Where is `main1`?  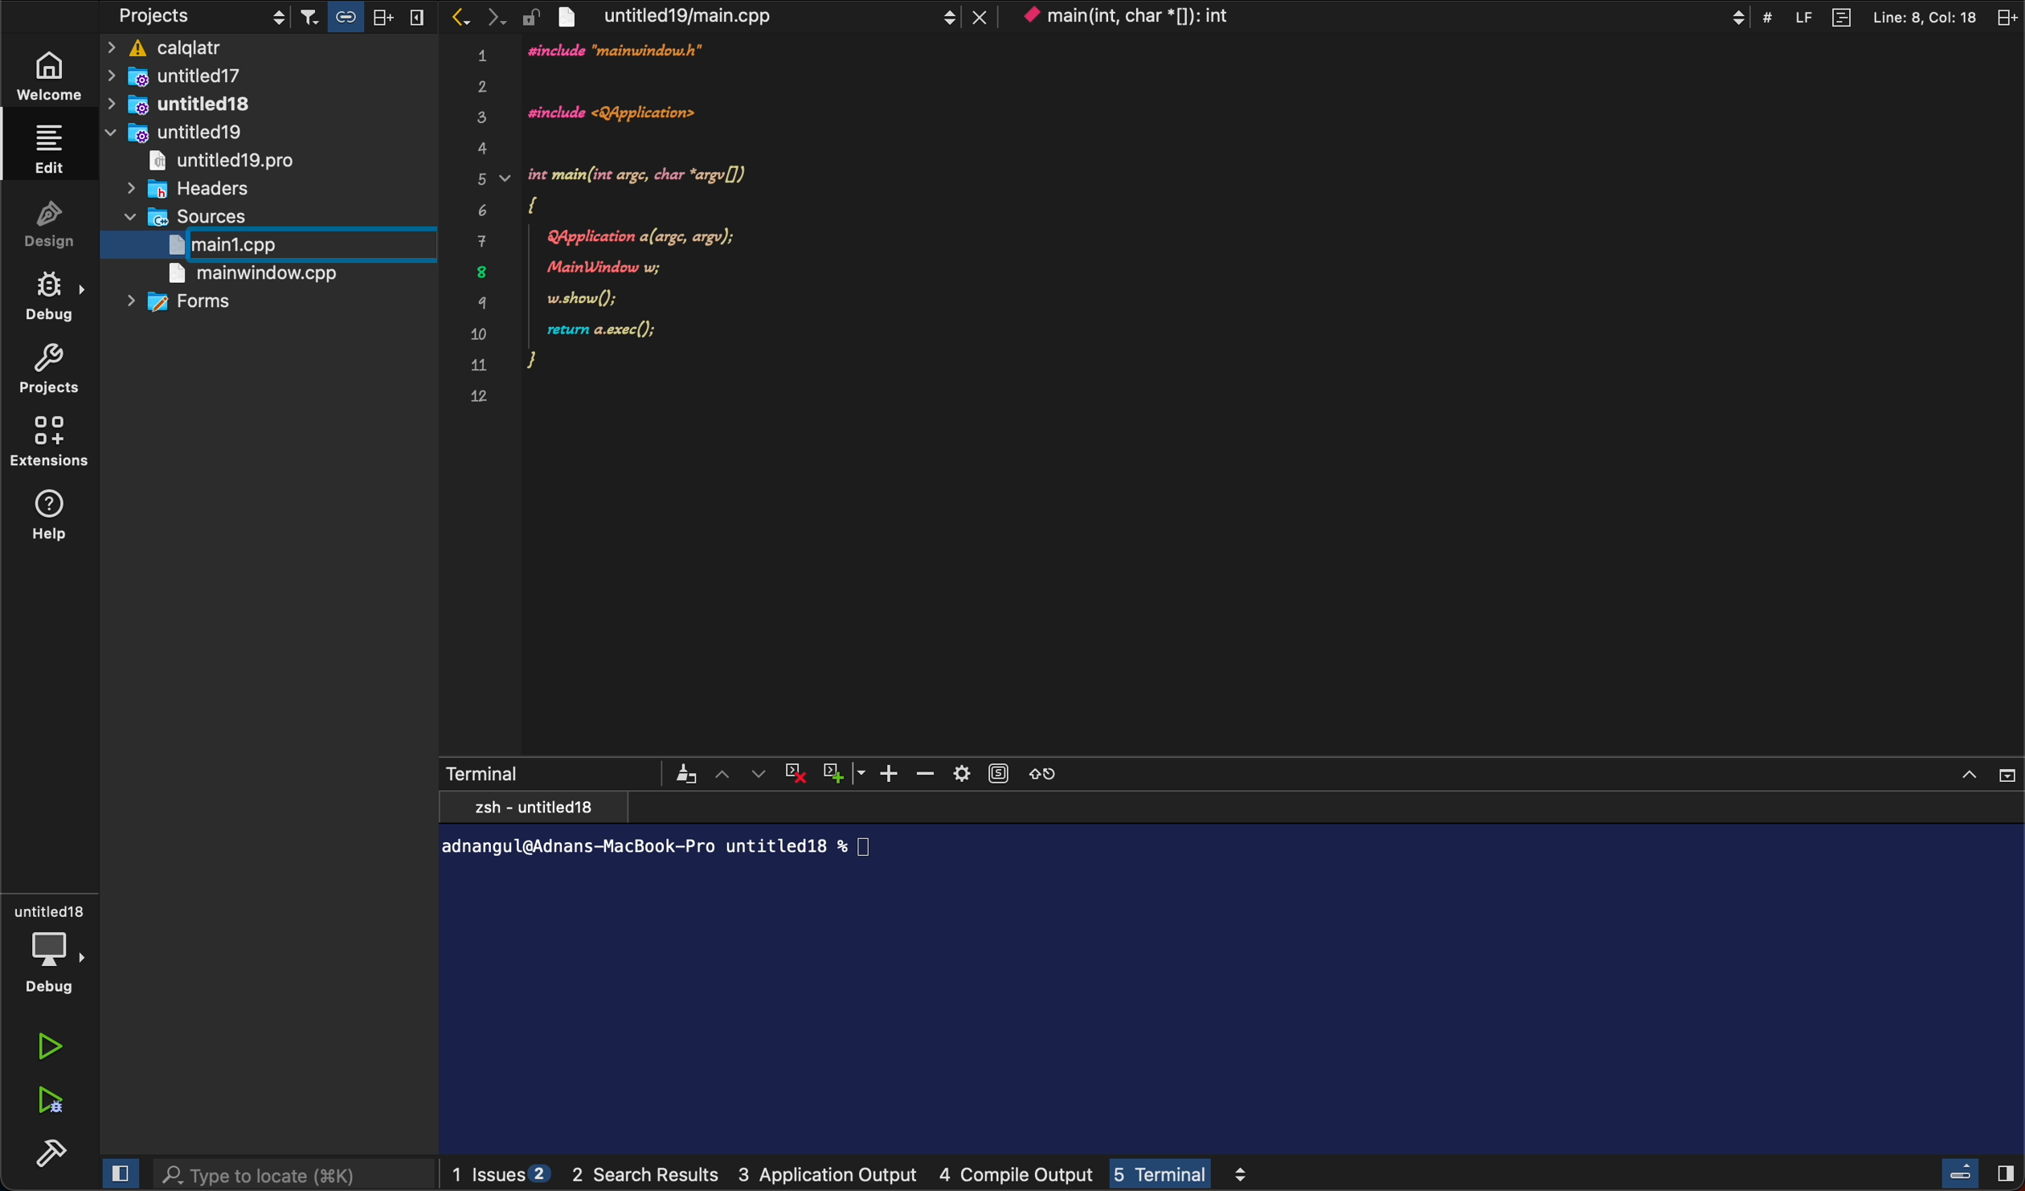 main1 is located at coordinates (248, 244).